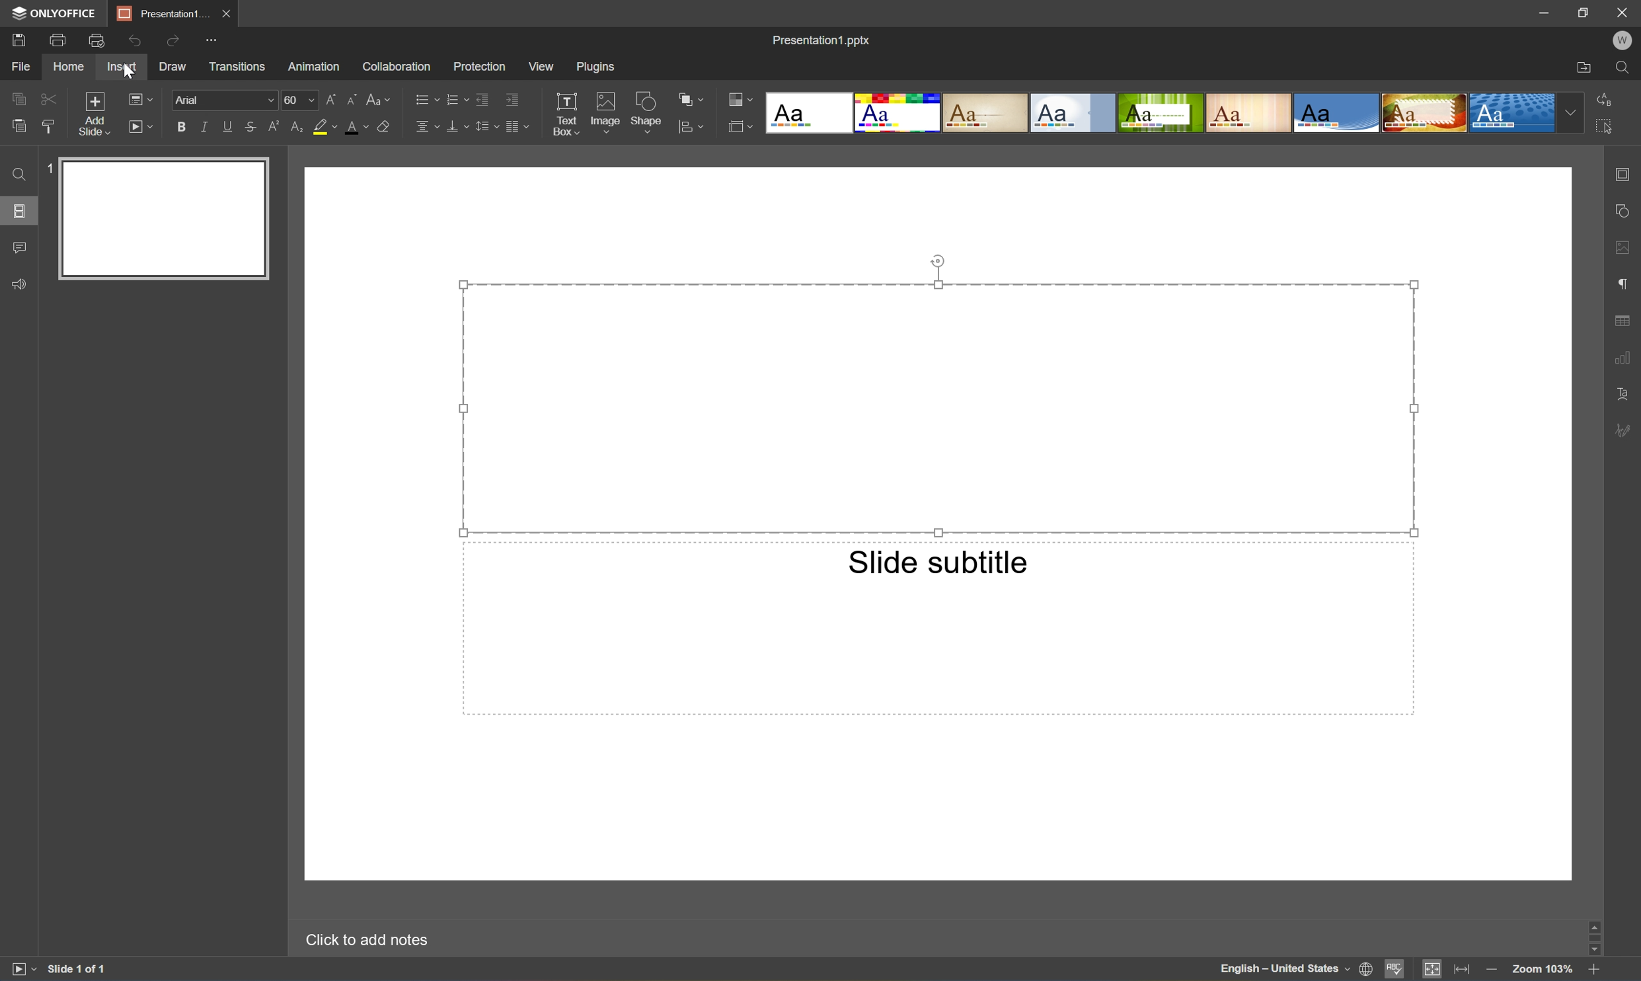  Describe the element at coordinates (1622, 11) in the screenshot. I see `Close` at that location.